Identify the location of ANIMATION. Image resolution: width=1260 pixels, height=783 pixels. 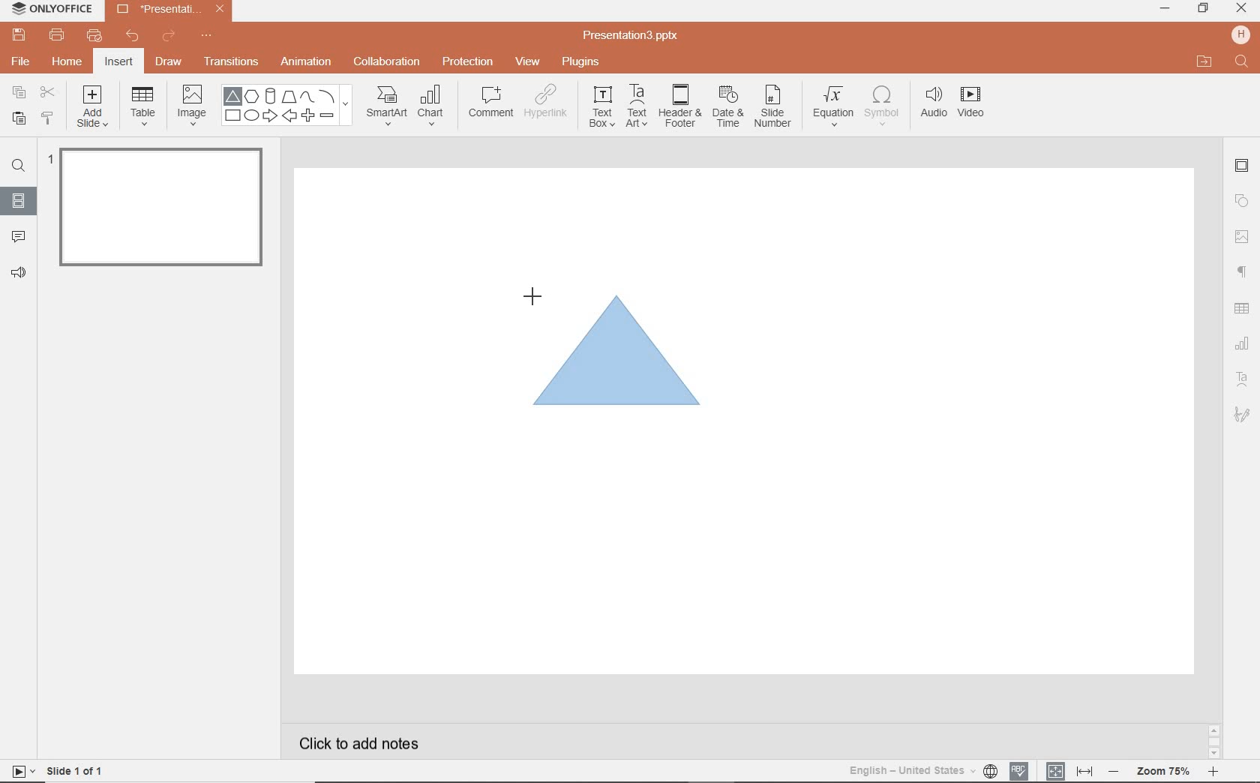
(305, 63).